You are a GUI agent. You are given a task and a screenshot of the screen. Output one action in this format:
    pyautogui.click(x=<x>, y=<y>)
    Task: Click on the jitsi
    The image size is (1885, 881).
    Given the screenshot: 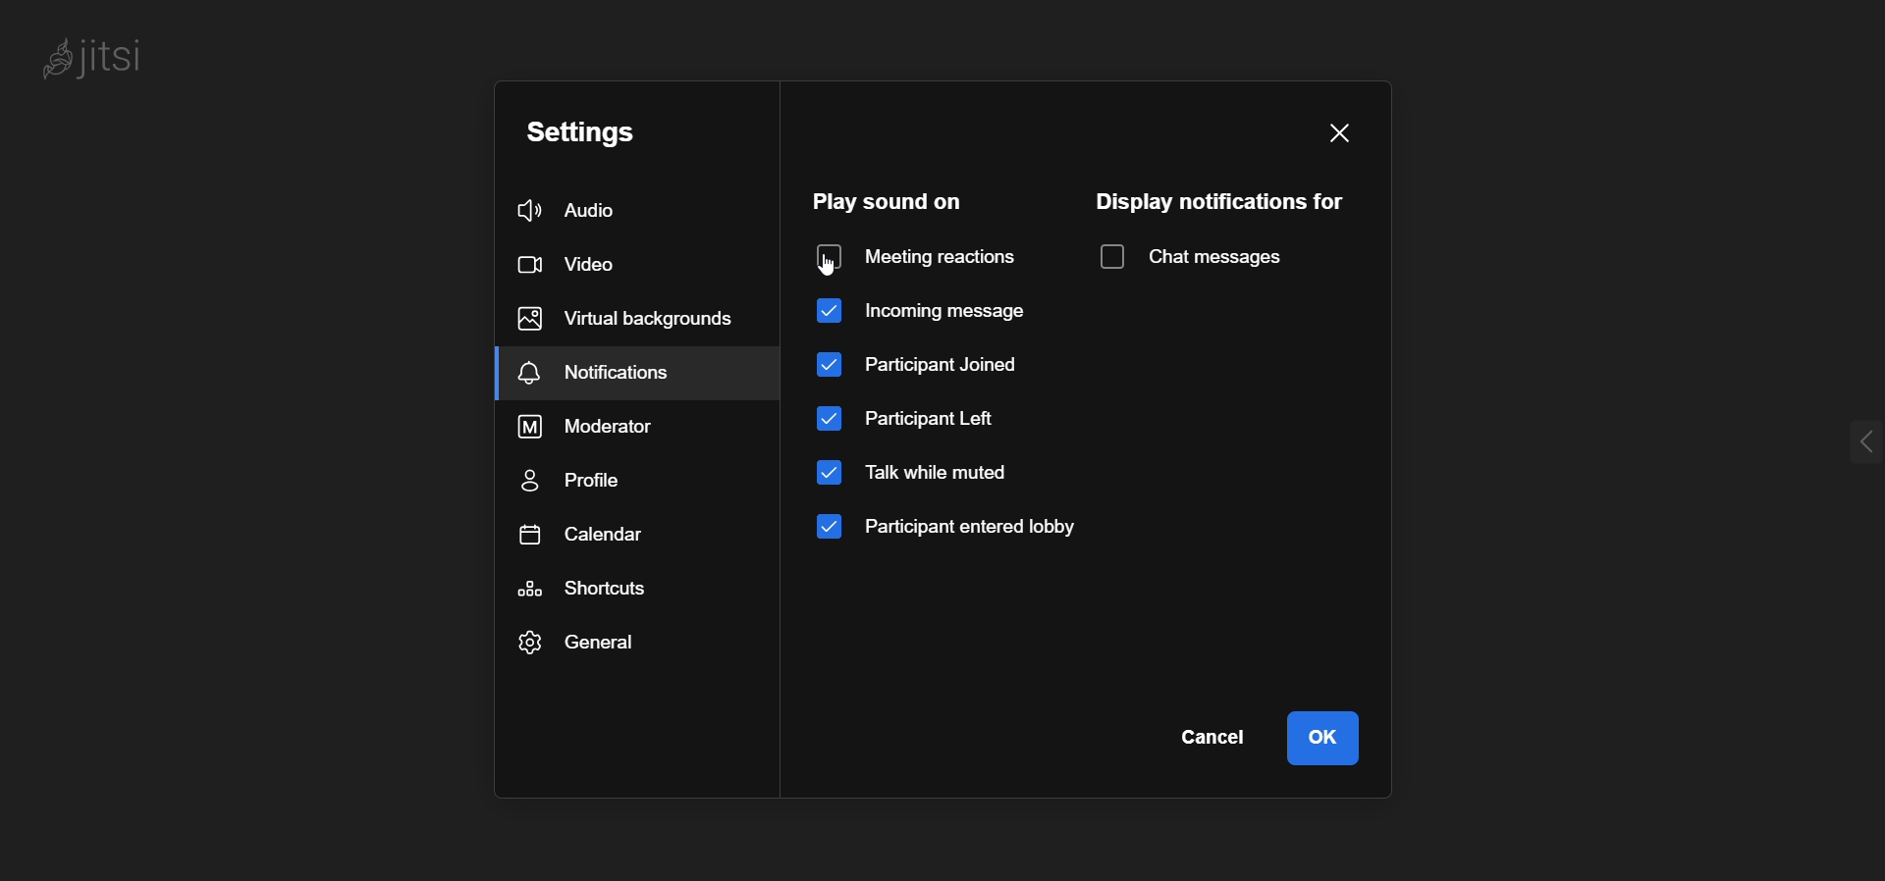 What is the action you would take?
    pyautogui.click(x=107, y=57)
    